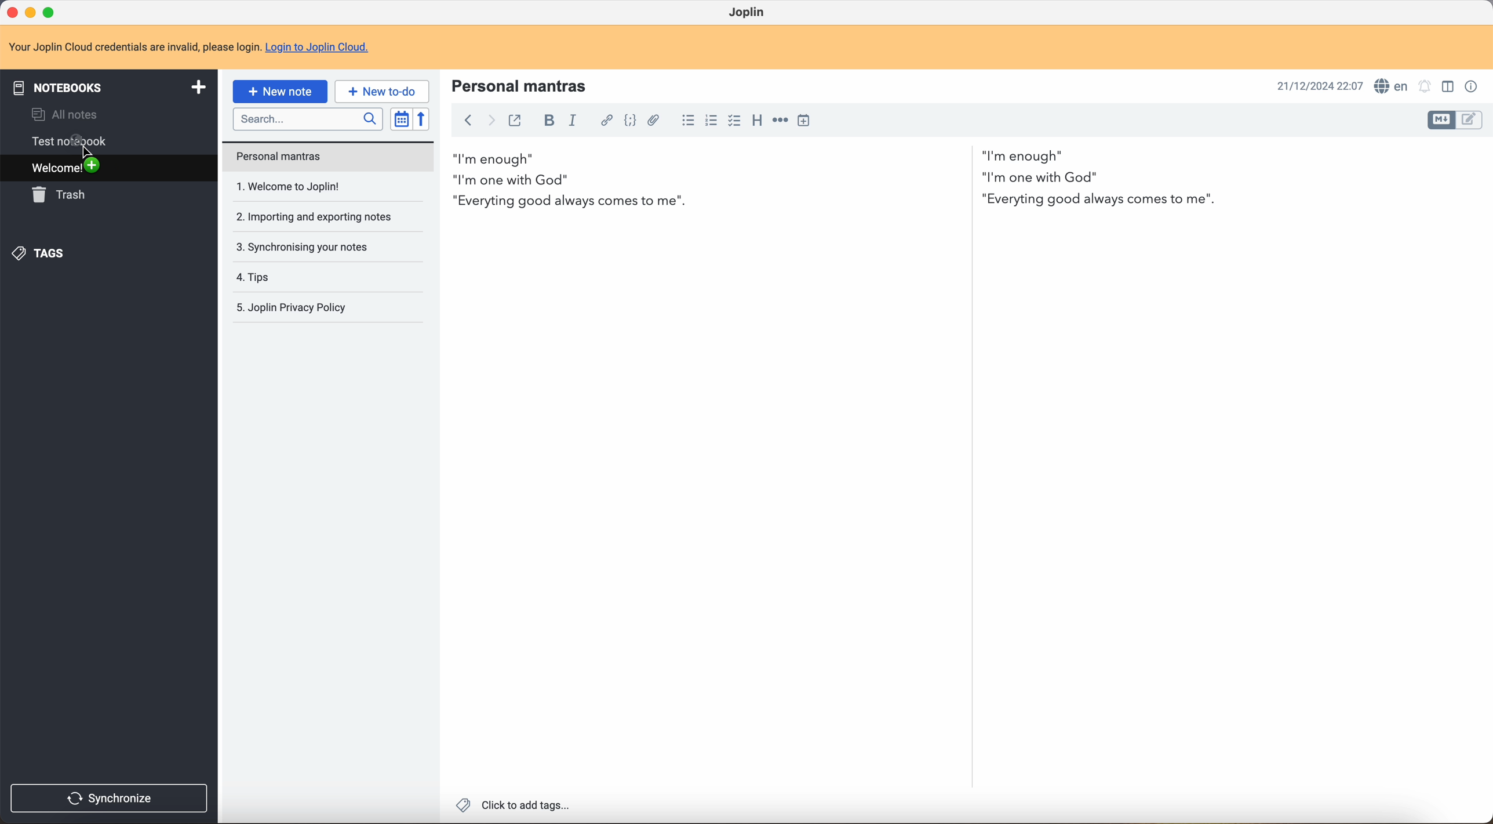  I want to click on note properties, so click(1476, 86).